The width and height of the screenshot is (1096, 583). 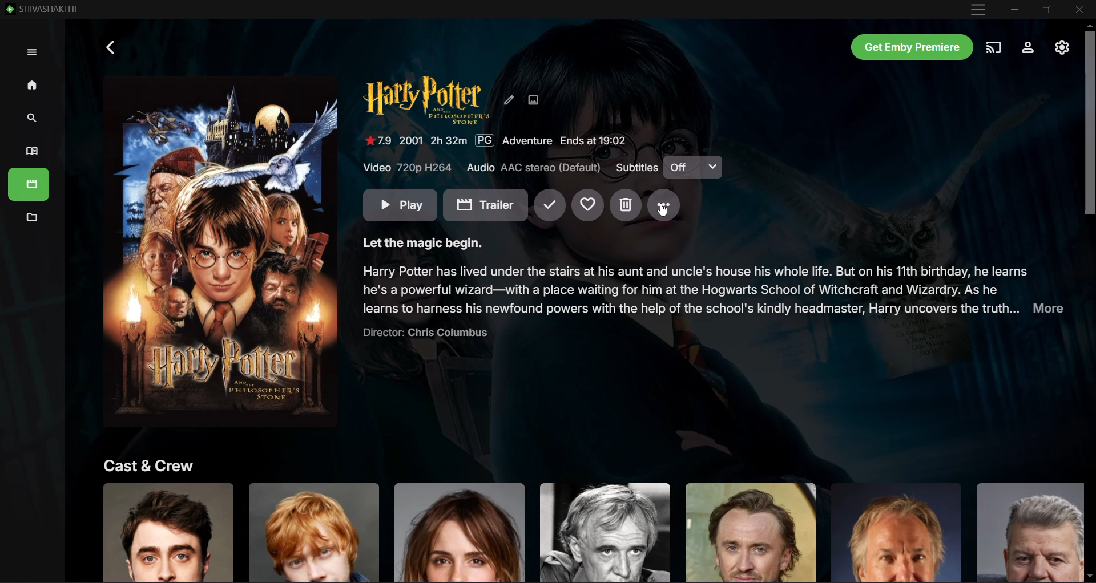 What do you see at coordinates (604, 532) in the screenshot?
I see `Click to know more about actor` at bounding box center [604, 532].